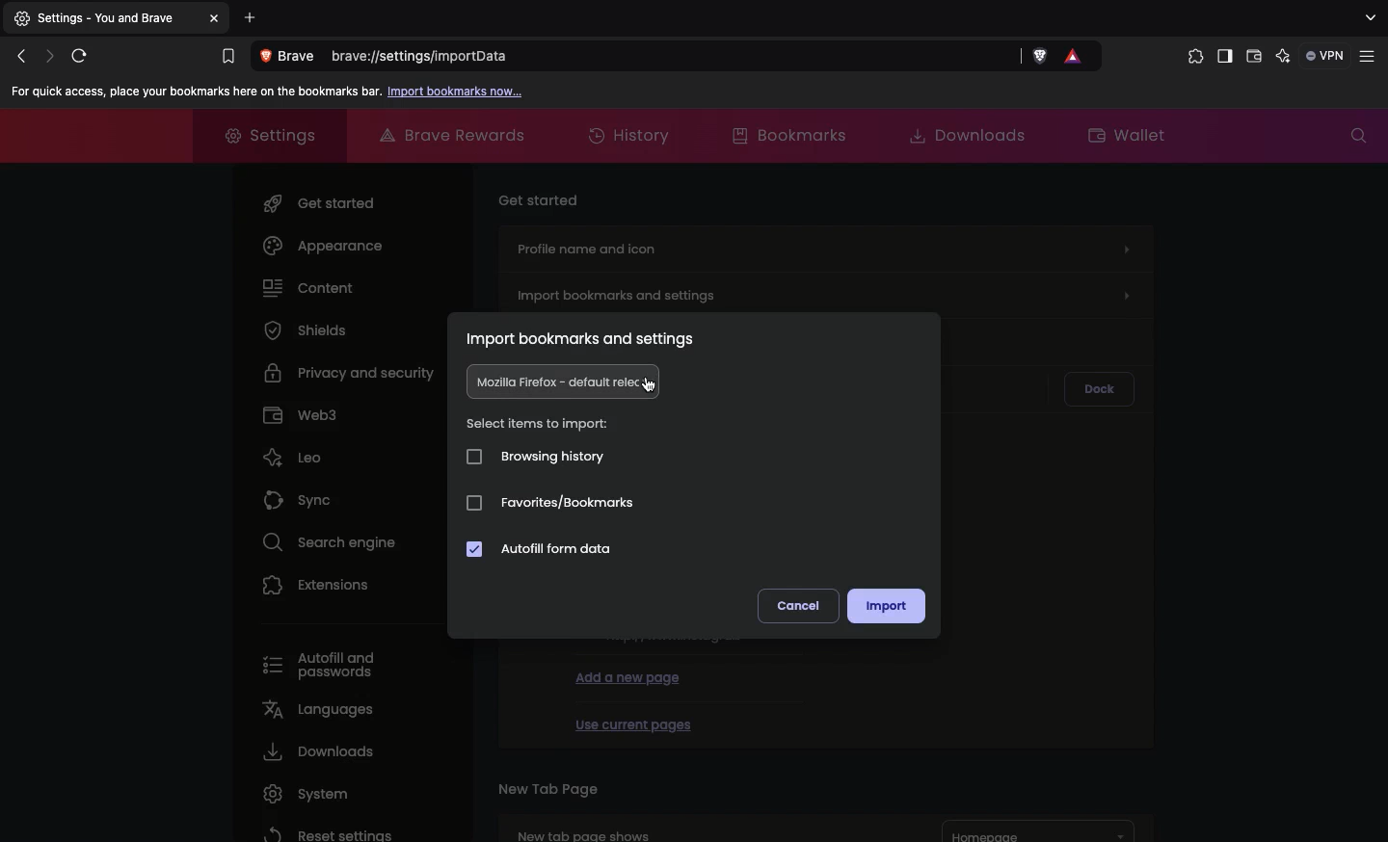 This screenshot has width=1388, height=842. I want to click on Dock, so click(1099, 389).